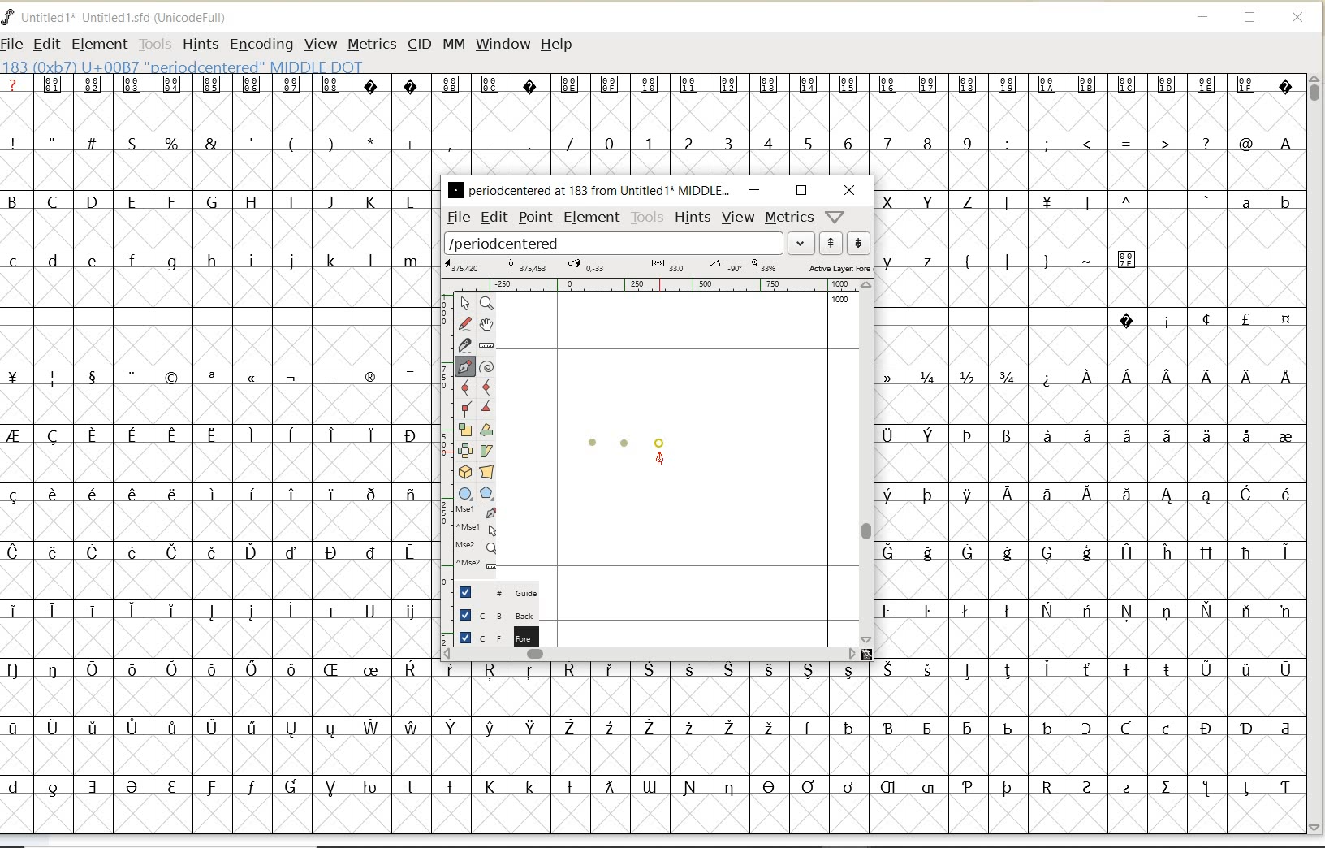  Describe the element at coordinates (840, 301) in the screenshot. I see `1000` at that location.